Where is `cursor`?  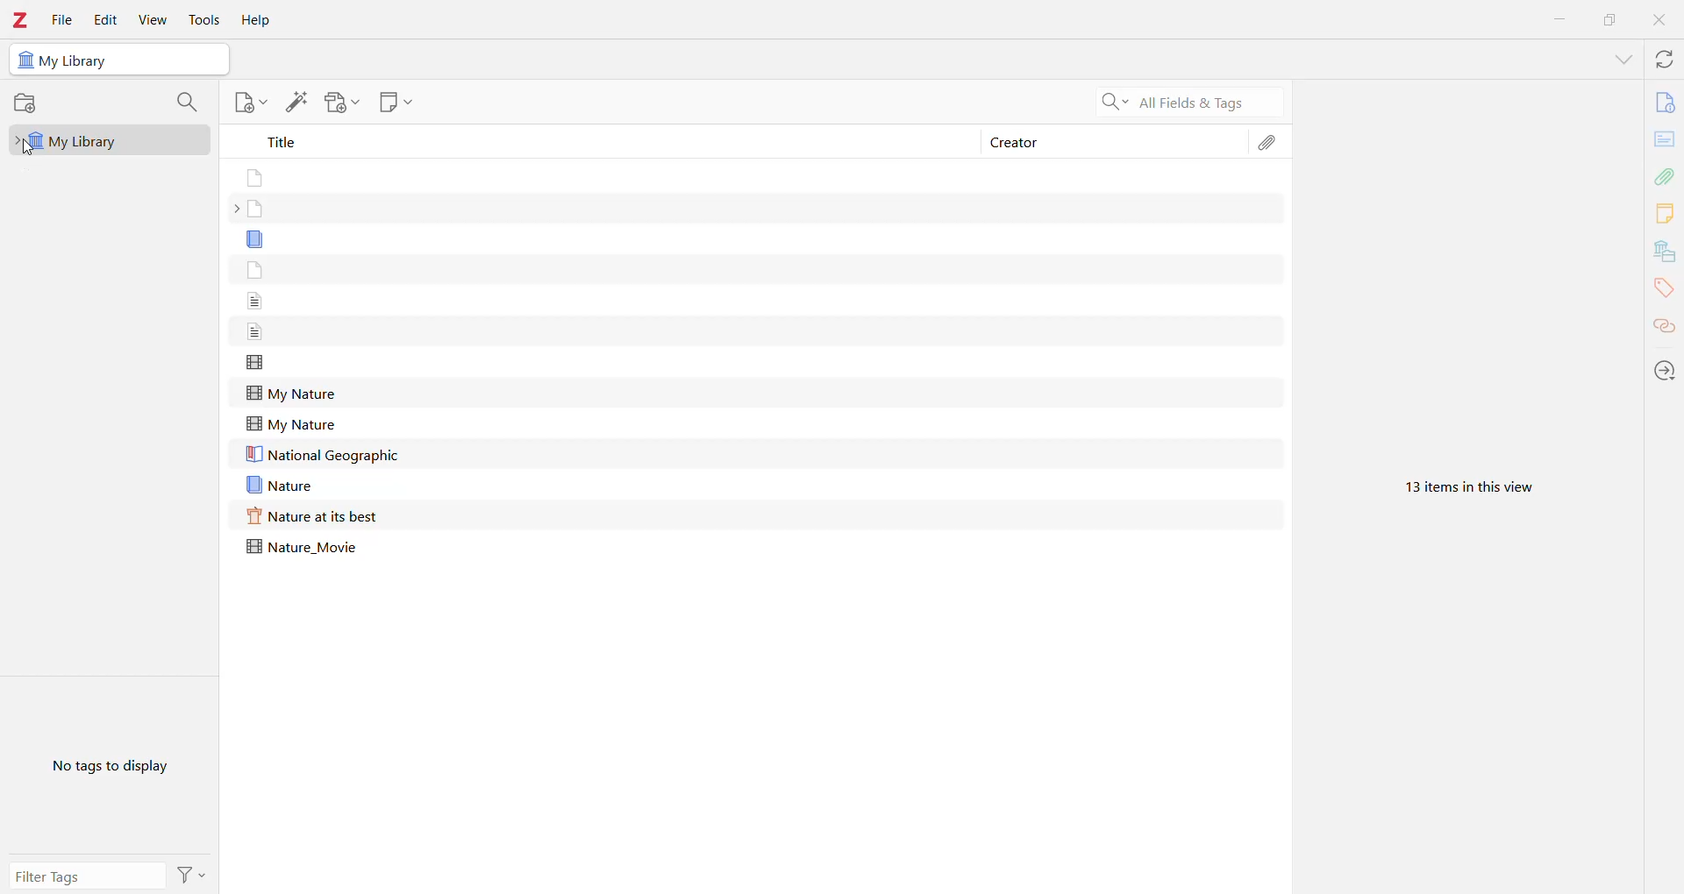
cursor is located at coordinates (34, 149).